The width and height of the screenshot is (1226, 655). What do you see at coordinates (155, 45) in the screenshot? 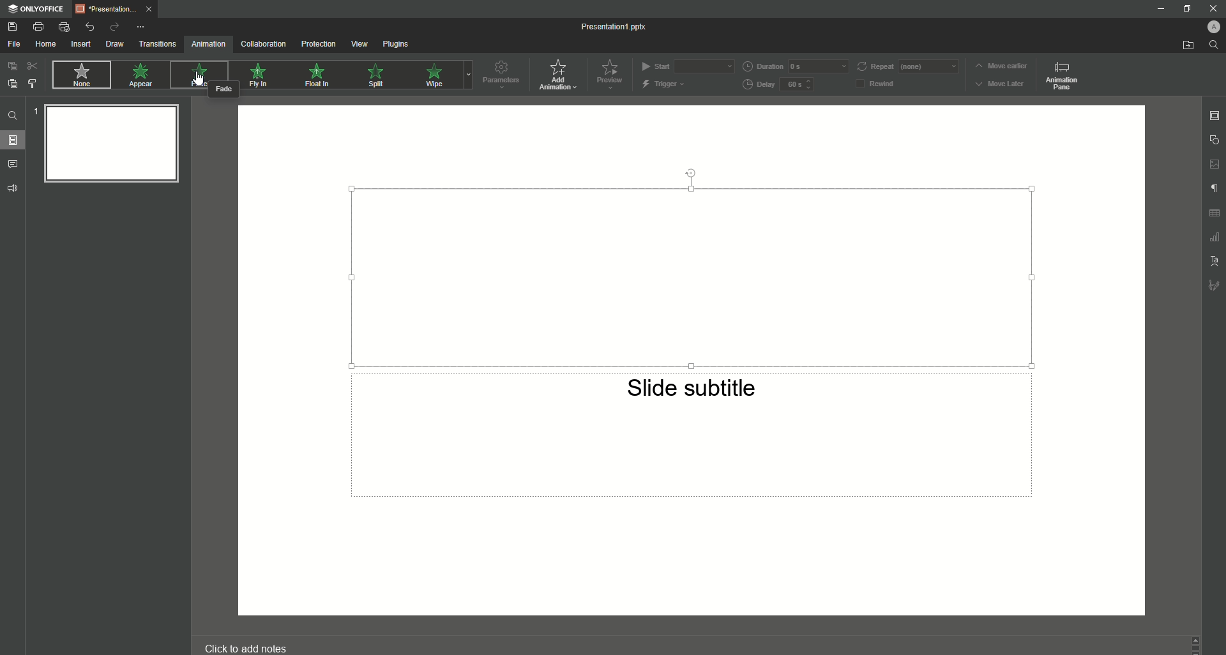
I see `Transitions` at bounding box center [155, 45].